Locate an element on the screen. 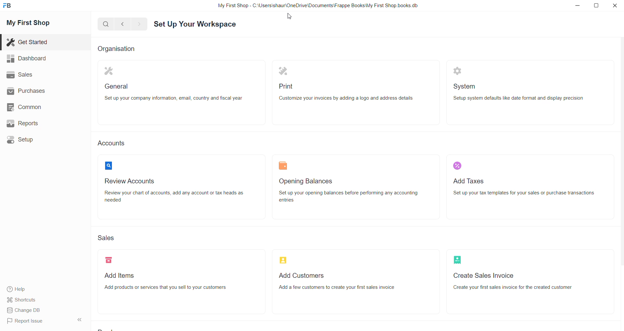  review accounts is located at coordinates (176, 182).